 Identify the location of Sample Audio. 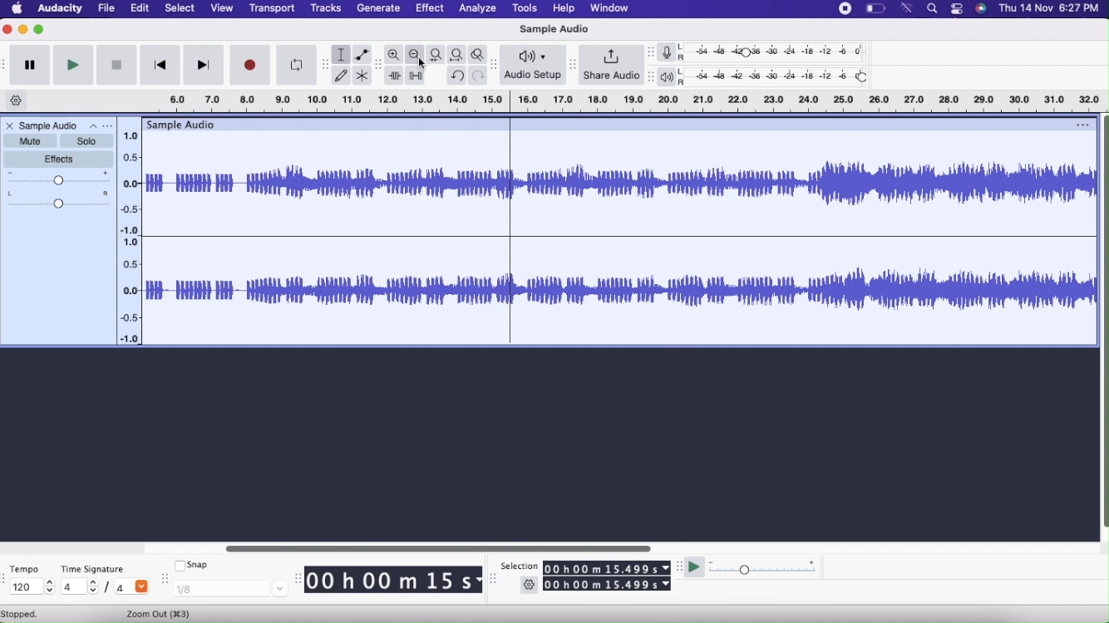
(552, 30).